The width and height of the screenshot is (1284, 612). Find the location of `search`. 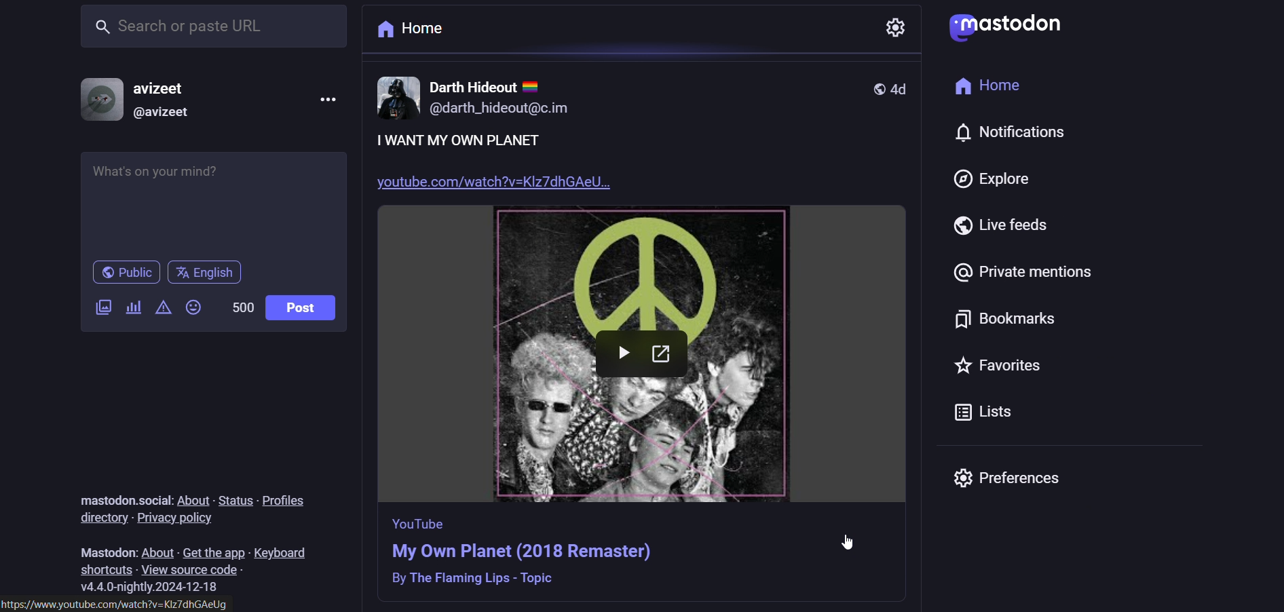

search is located at coordinates (214, 29).